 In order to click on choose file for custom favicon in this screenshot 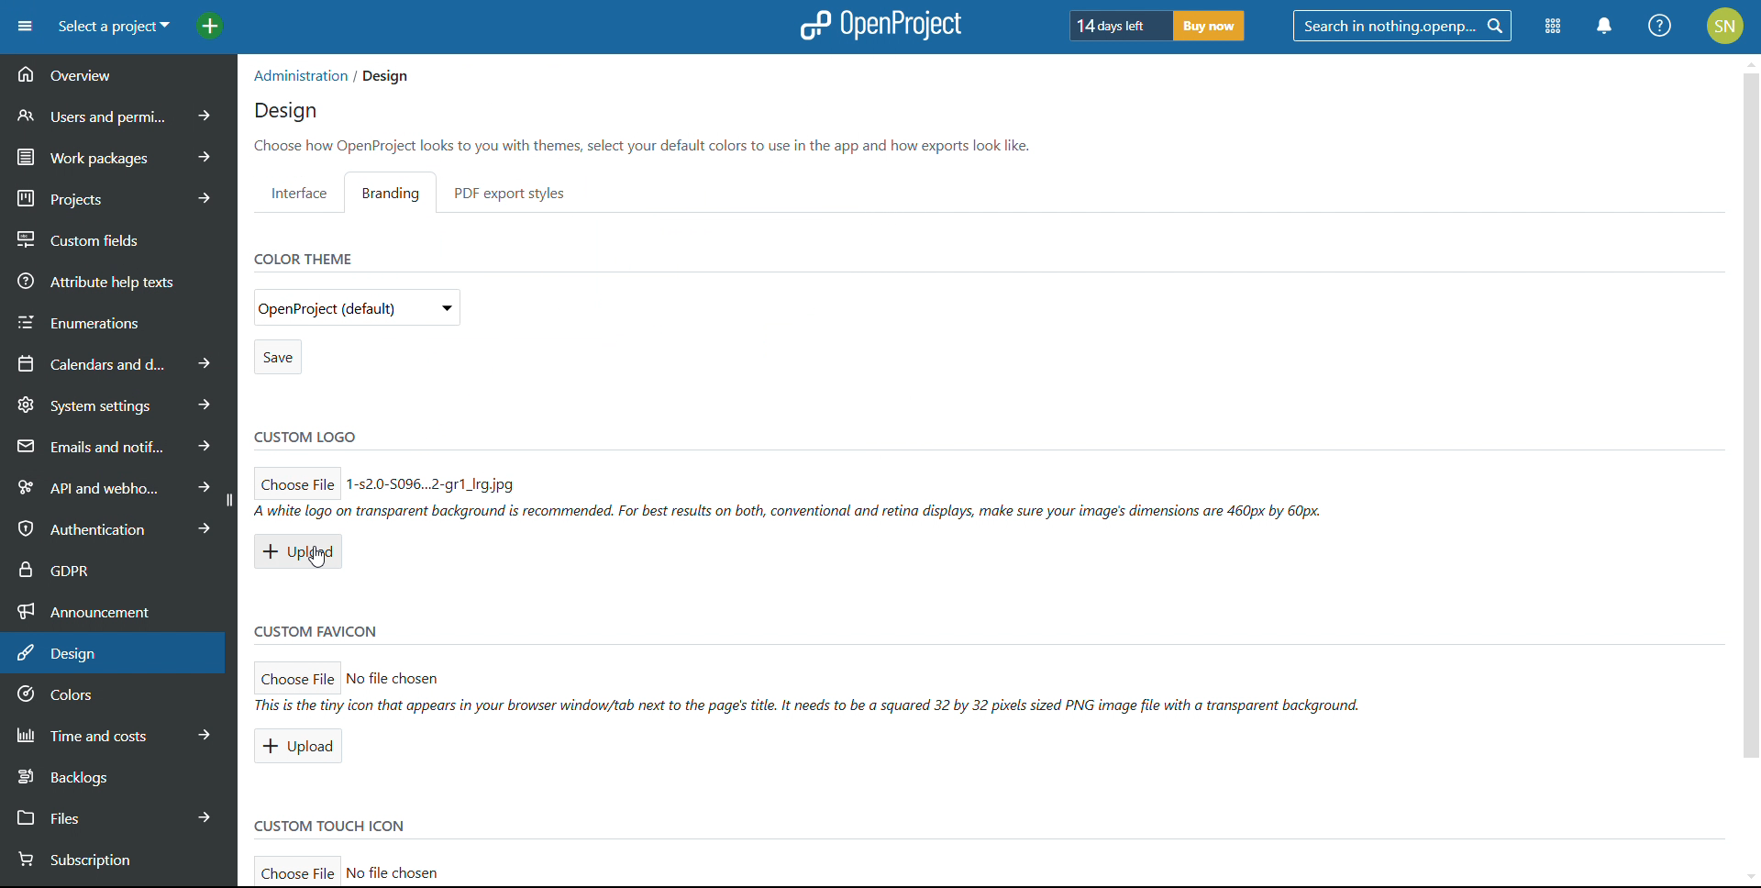, I will do `click(295, 676)`.